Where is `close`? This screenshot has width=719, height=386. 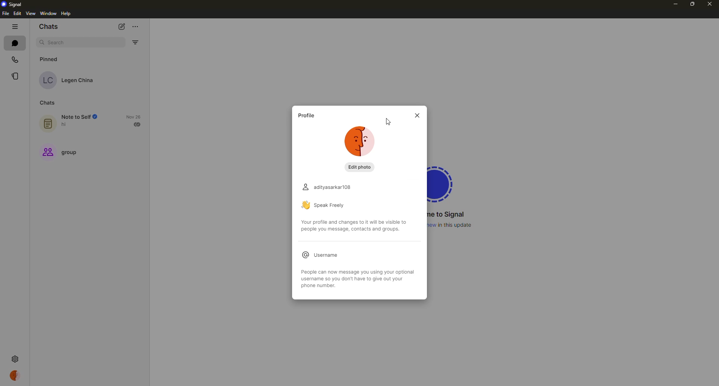
close is located at coordinates (418, 115).